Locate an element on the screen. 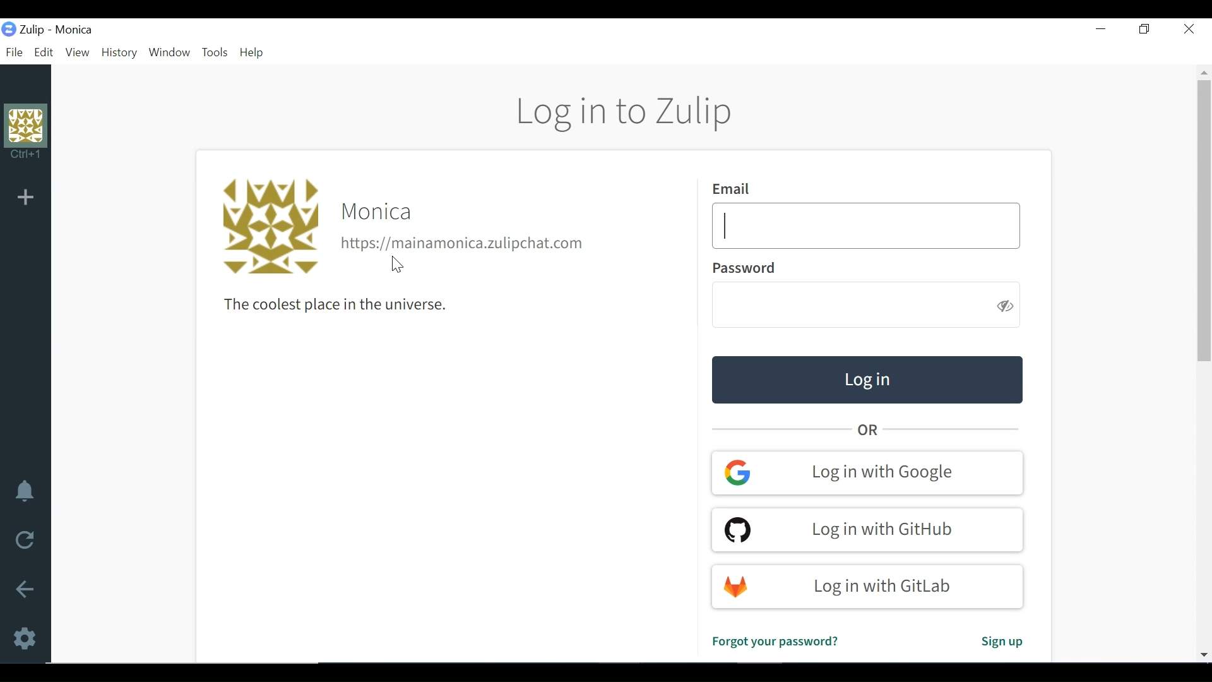  Log in to Zulip is located at coordinates (626, 113).